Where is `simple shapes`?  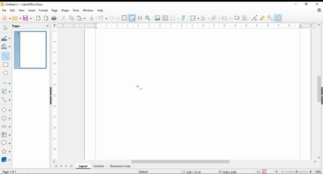
simple shapes is located at coordinates (6, 110).